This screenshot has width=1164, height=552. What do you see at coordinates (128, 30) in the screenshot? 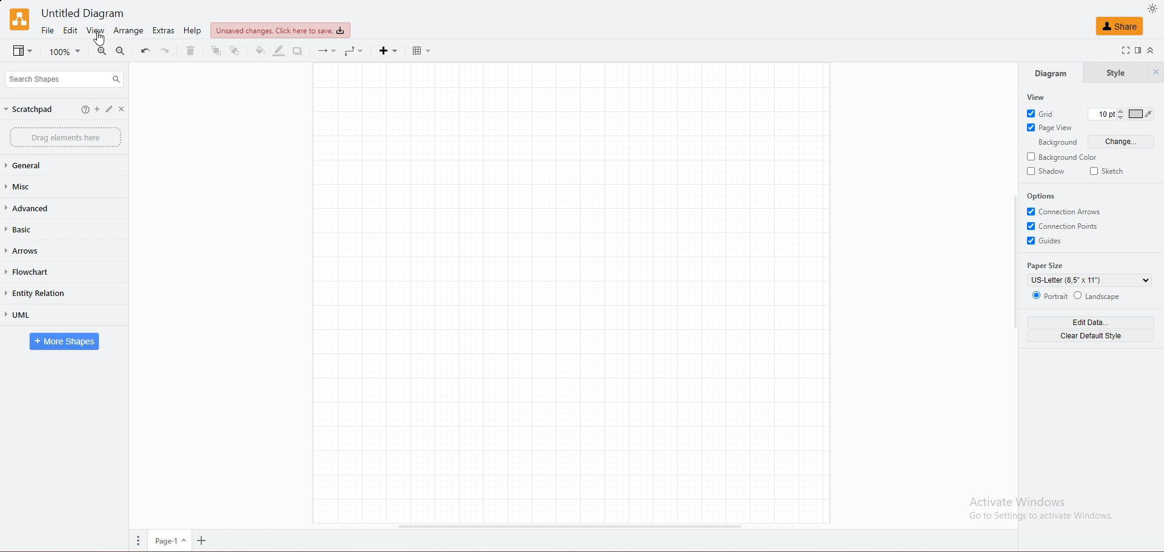
I see `arrange` at bounding box center [128, 30].